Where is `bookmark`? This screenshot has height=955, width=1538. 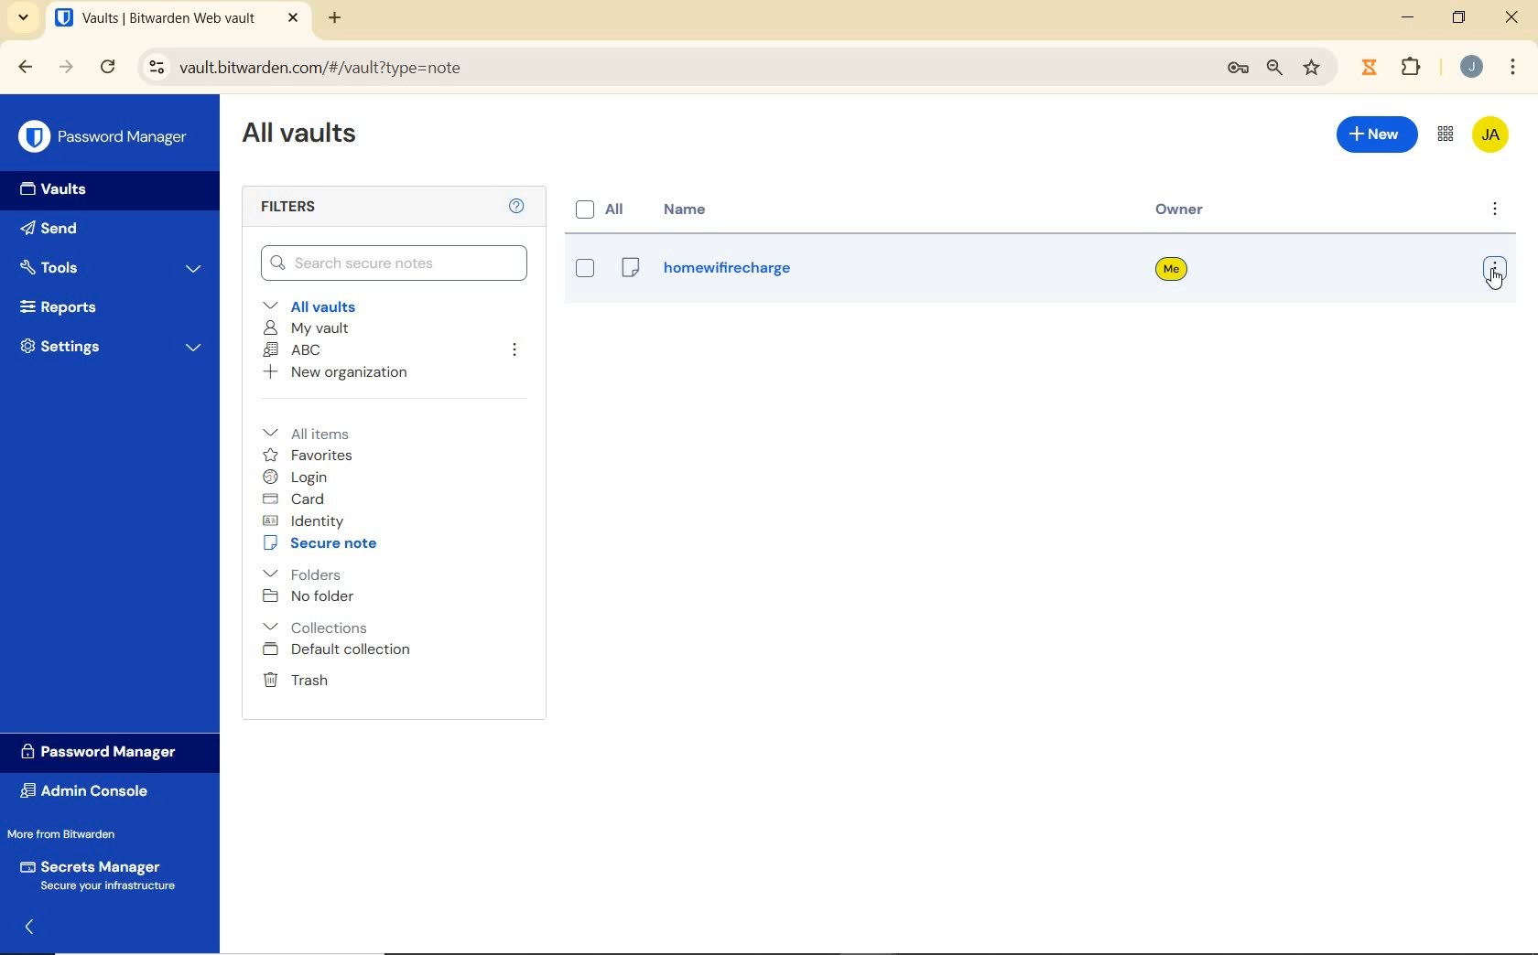 bookmark is located at coordinates (1314, 69).